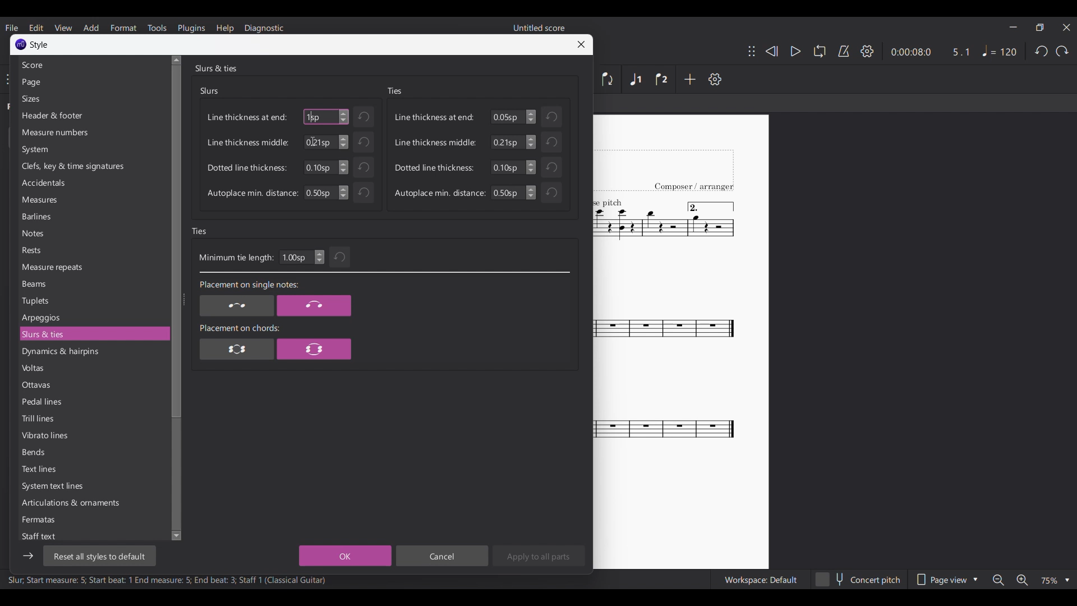  Describe the element at coordinates (507, 117) in the screenshot. I see `Input numbers for line thickness at end` at that location.